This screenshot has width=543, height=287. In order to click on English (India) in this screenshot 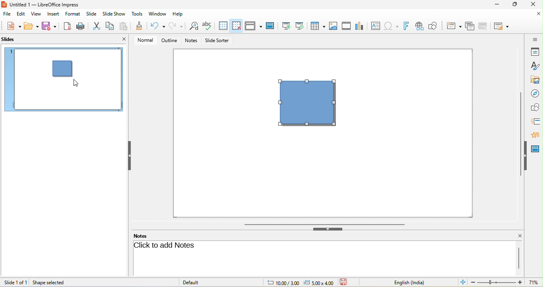, I will do `click(405, 282)`.